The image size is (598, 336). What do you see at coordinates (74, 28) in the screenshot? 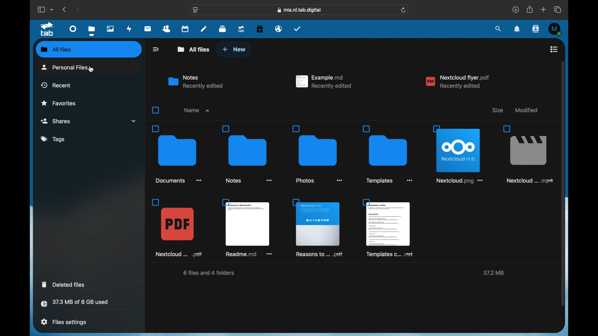
I see `dashboard` at bounding box center [74, 28].